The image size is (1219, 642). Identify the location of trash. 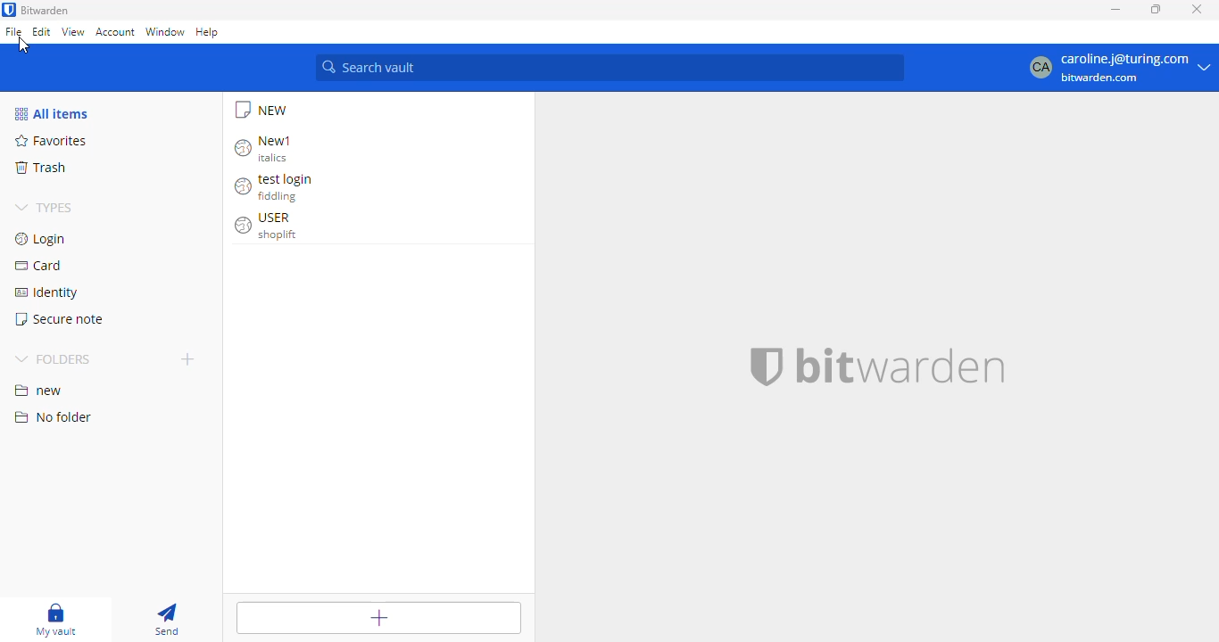
(39, 168).